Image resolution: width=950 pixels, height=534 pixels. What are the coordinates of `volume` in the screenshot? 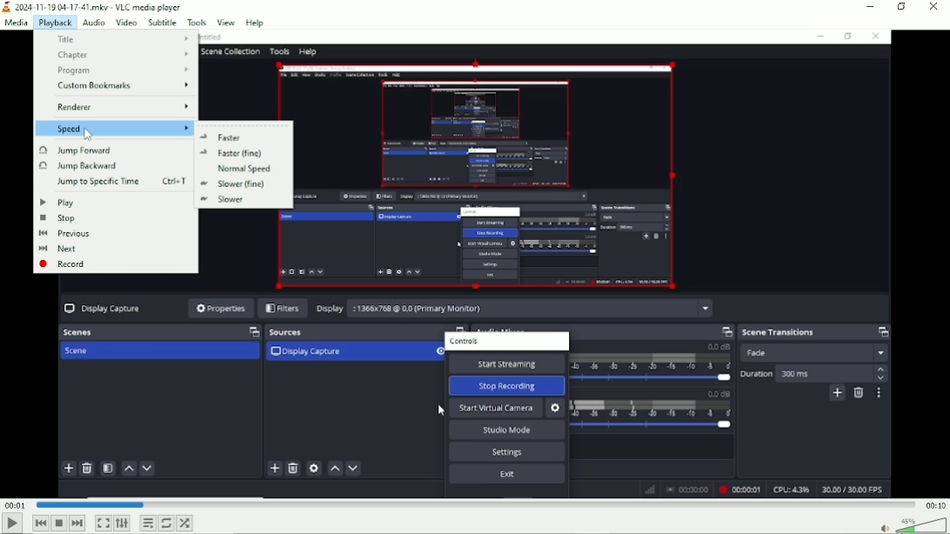 It's located at (912, 524).